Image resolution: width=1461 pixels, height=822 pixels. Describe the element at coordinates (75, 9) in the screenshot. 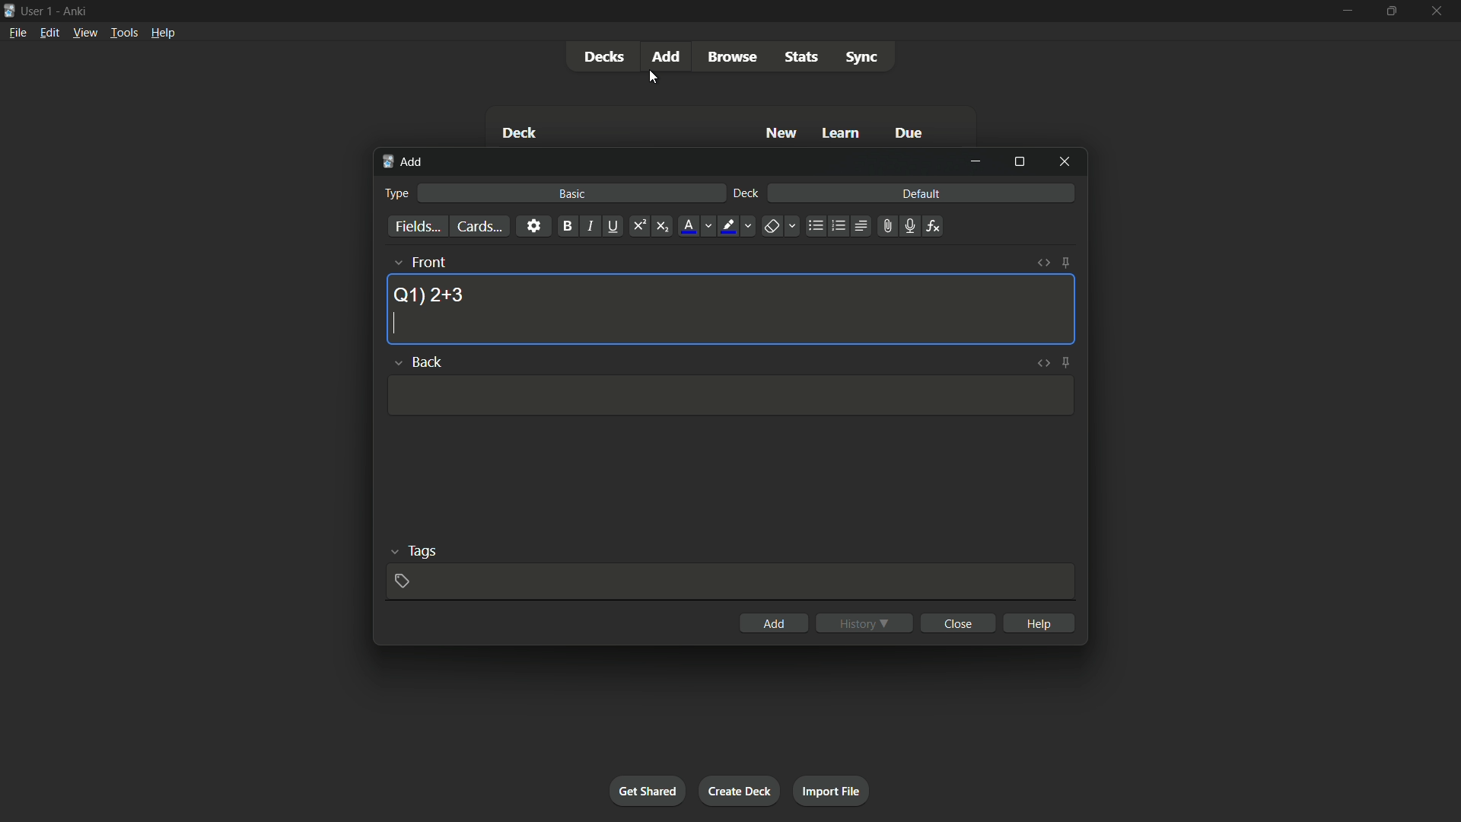

I see `app name` at that location.